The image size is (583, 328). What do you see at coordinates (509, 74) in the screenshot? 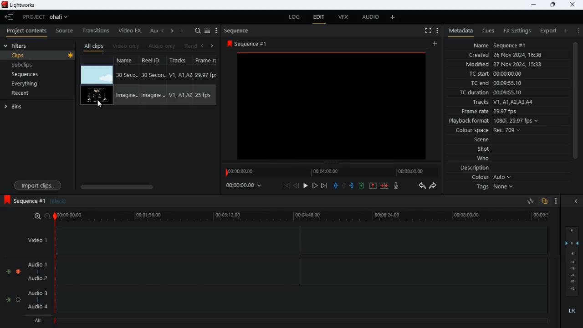
I see `tc start` at bounding box center [509, 74].